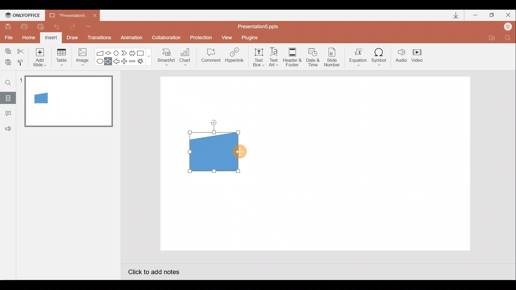 Image resolution: width=516 pixels, height=290 pixels. Describe the element at coordinates (101, 52) in the screenshot. I see `Flowchart - manual input` at that location.